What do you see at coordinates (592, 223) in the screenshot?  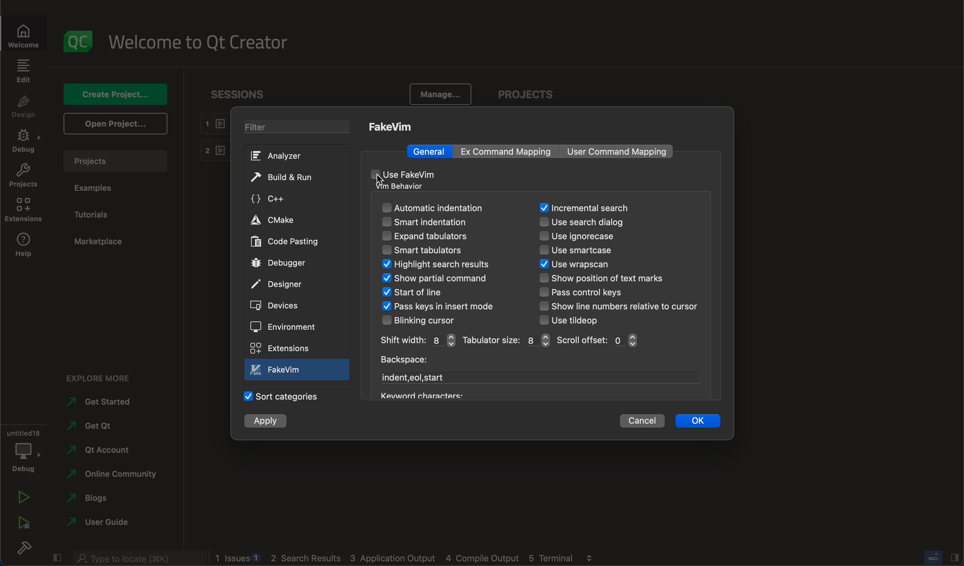 I see `search dialog` at bounding box center [592, 223].